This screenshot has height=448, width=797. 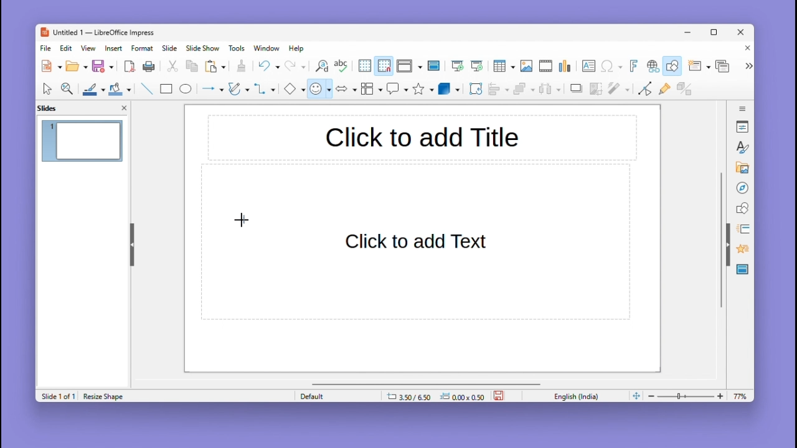 I want to click on new, so click(x=52, y=66).